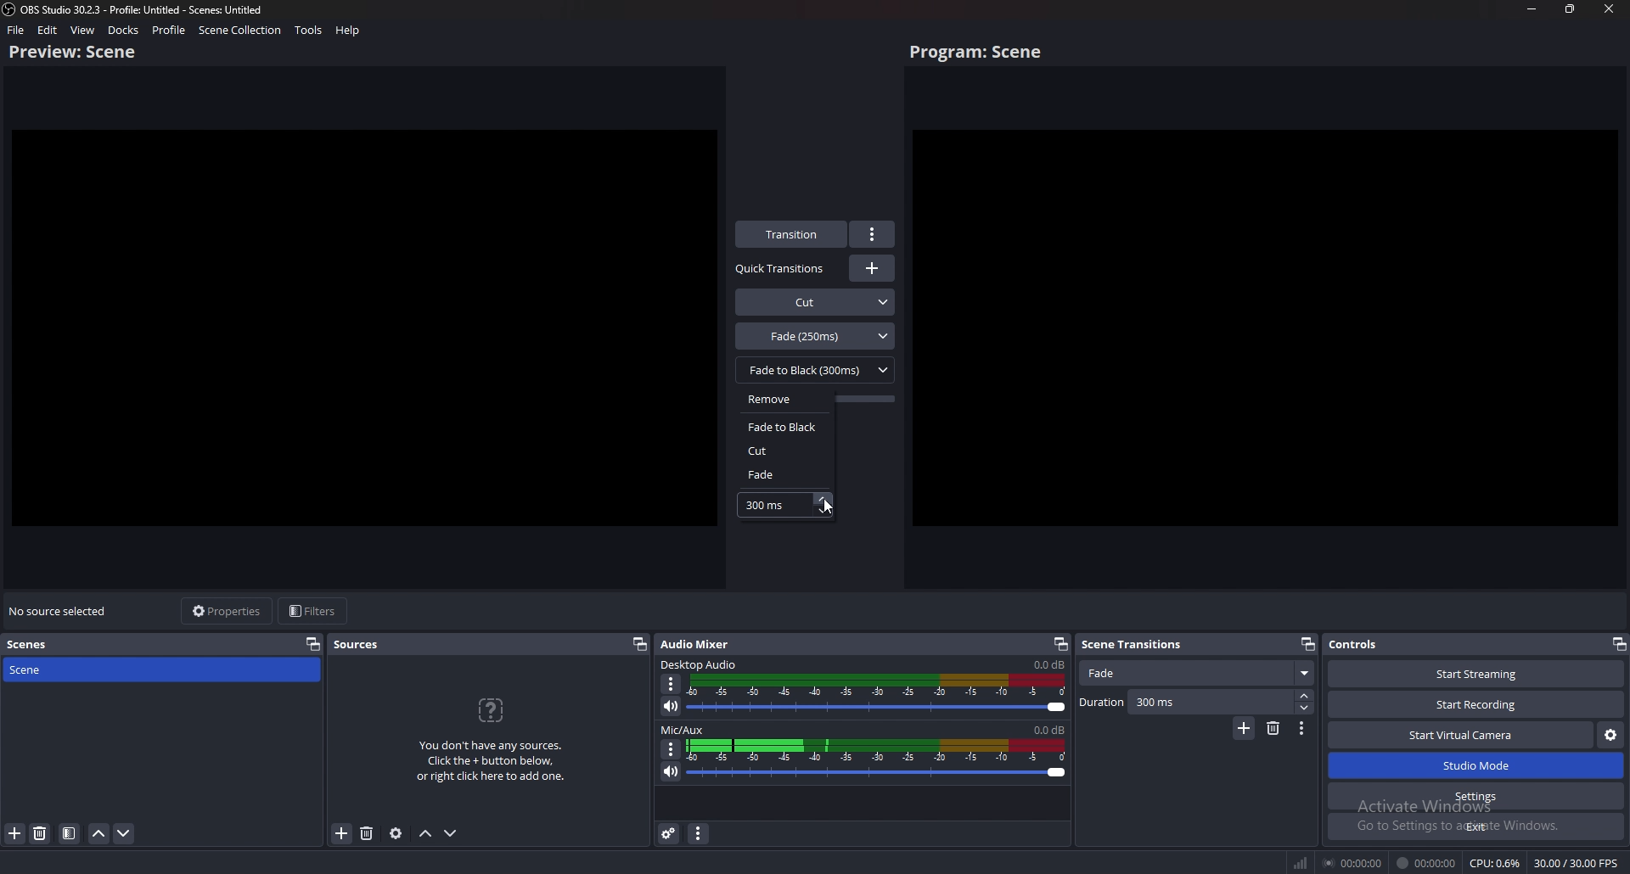 Image resolution: width=1630 pixels, height=874 pixels. What do you see at coordinates (453, 832) in the screenshot?
I see `Move sources down` at bounding box center [453, 832].